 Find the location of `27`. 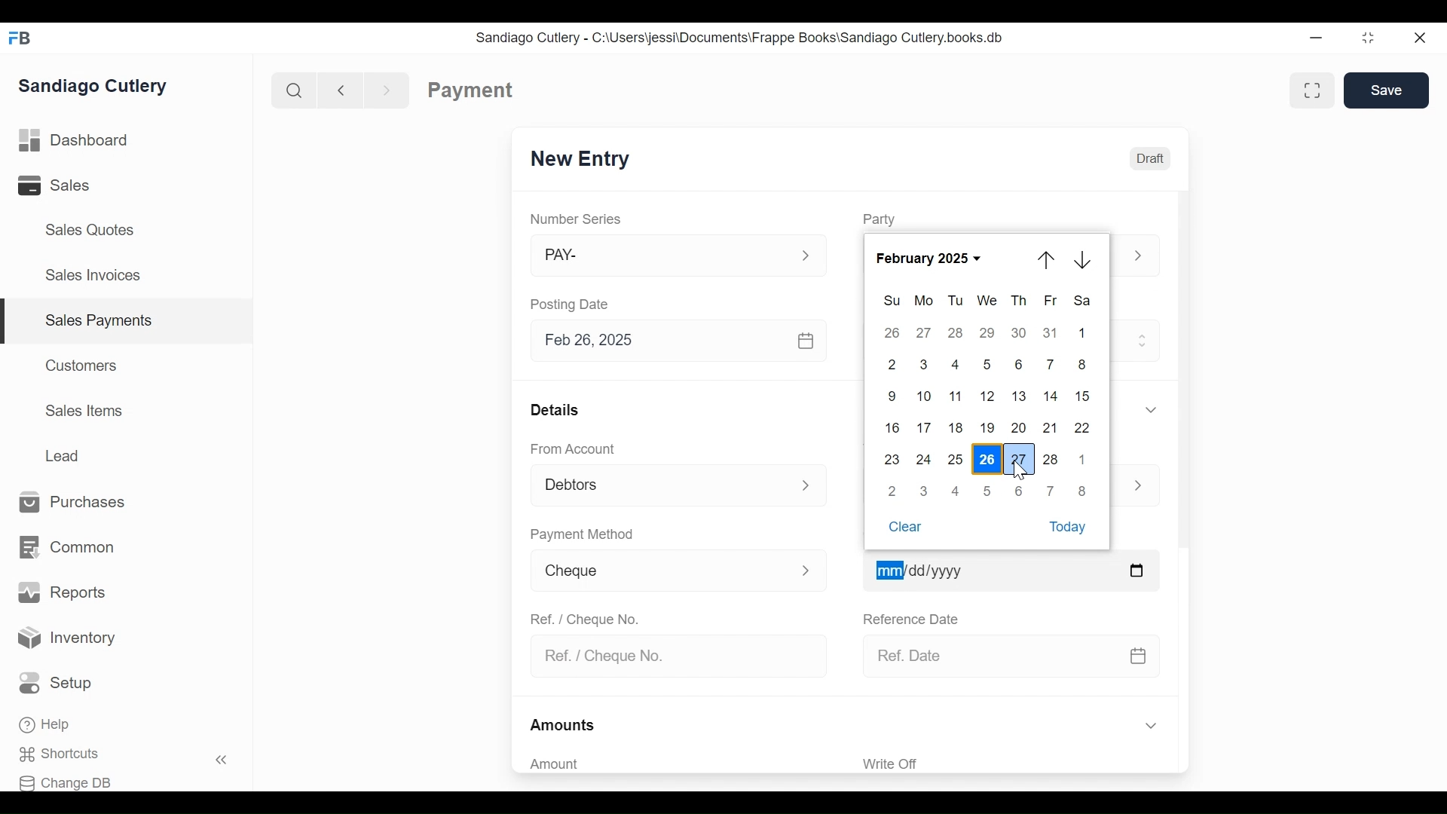

27 is located at coordinates (923, 334).